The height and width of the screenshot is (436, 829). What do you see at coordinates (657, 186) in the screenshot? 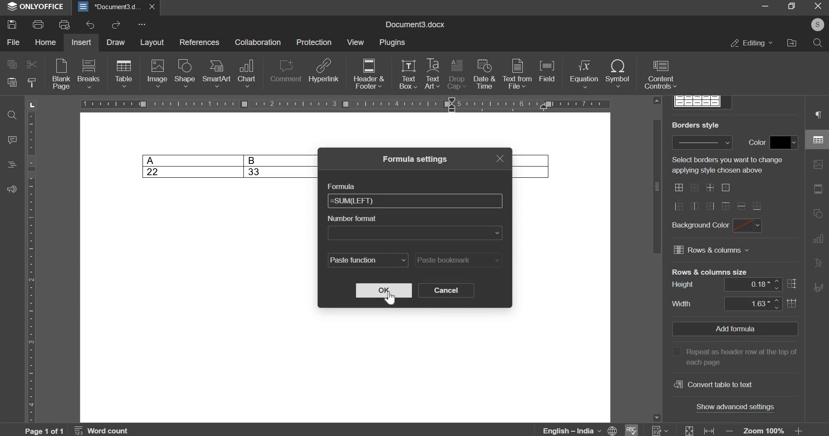
I see `scroll bar` at bounding box center [657, 186].